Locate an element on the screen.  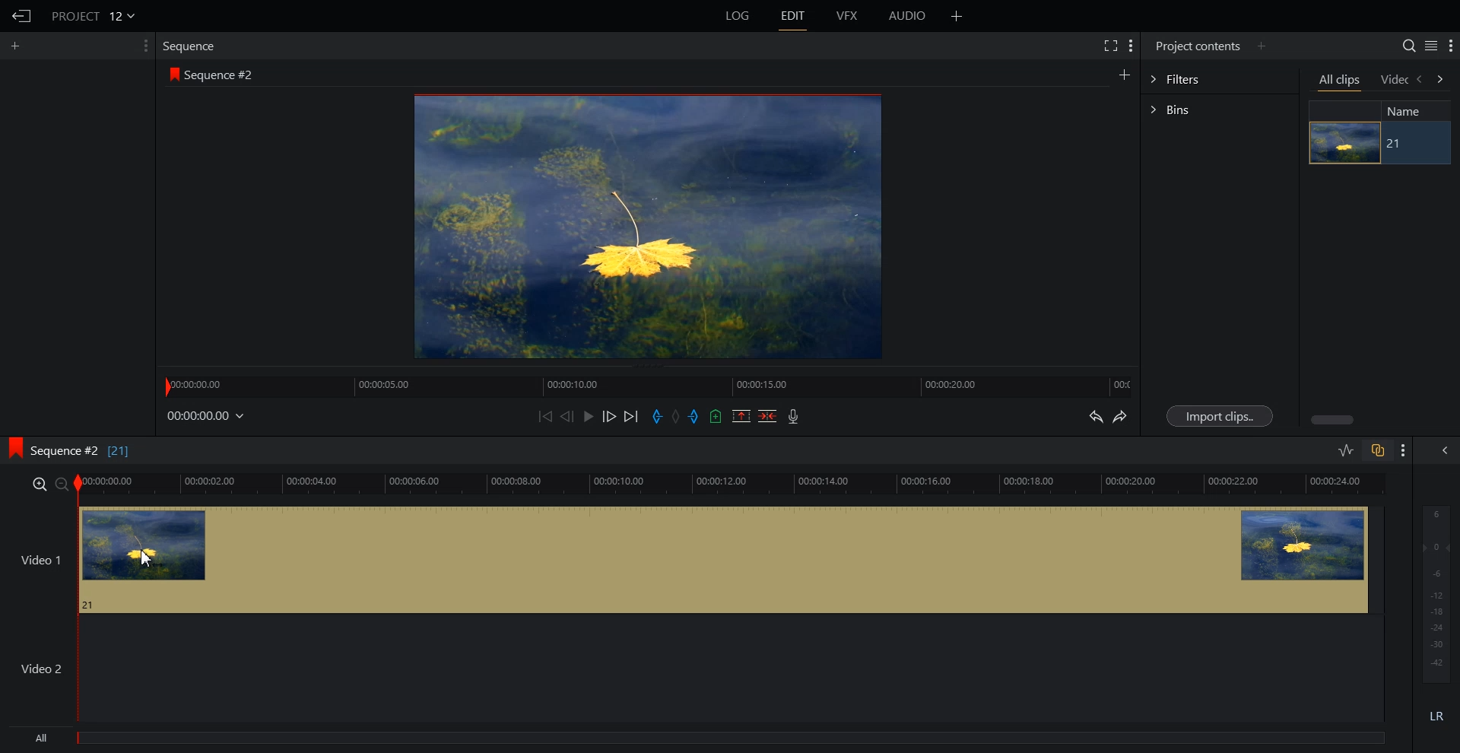
LOG is located at coordinates (738, 16).